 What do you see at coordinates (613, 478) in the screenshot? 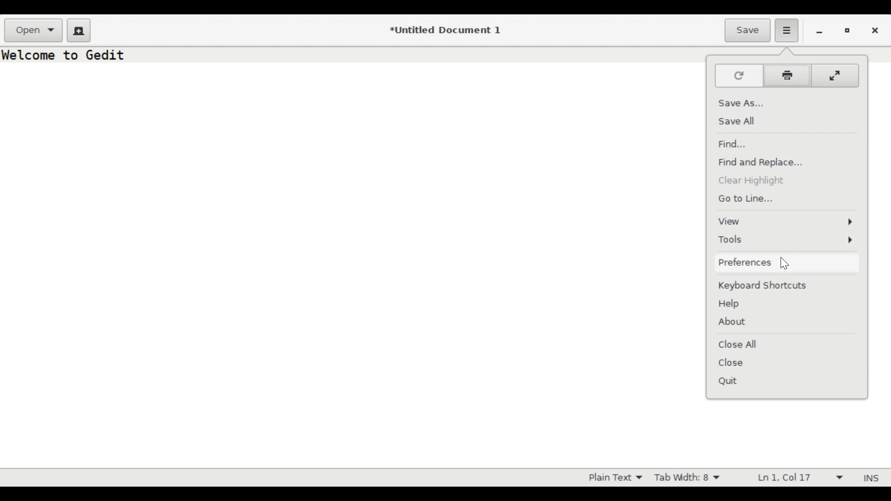
I see `Highlight mode dropdown menu` at bounding box center [613, 478].